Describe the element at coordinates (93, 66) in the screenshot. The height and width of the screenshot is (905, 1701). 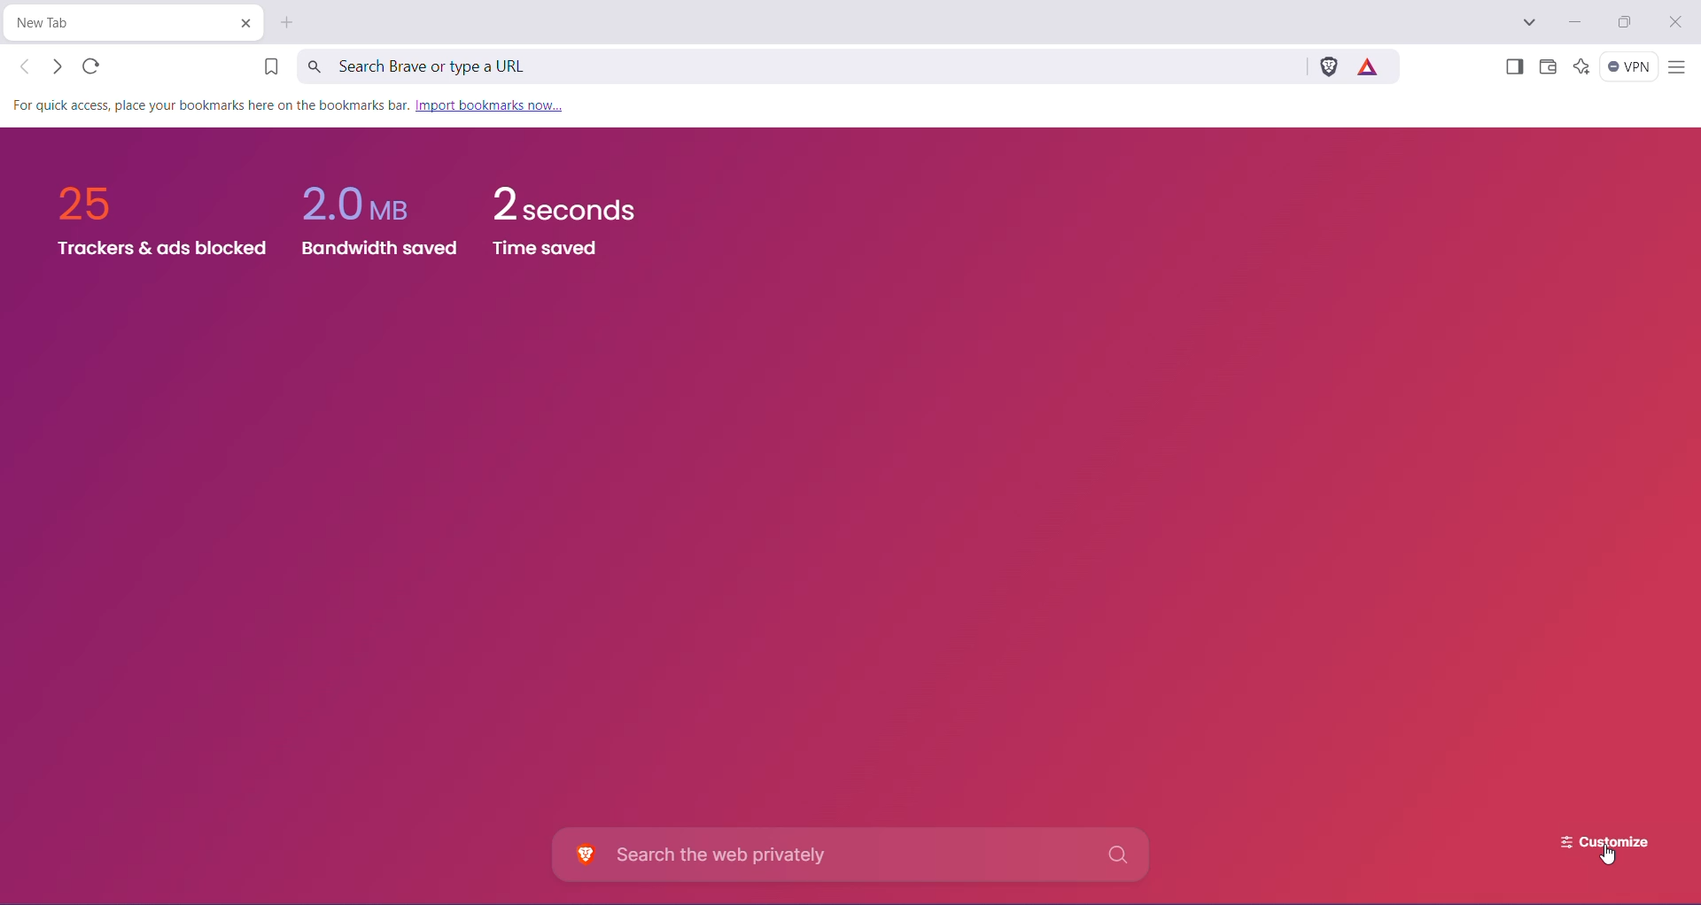
I see `Reload this page` at that location.